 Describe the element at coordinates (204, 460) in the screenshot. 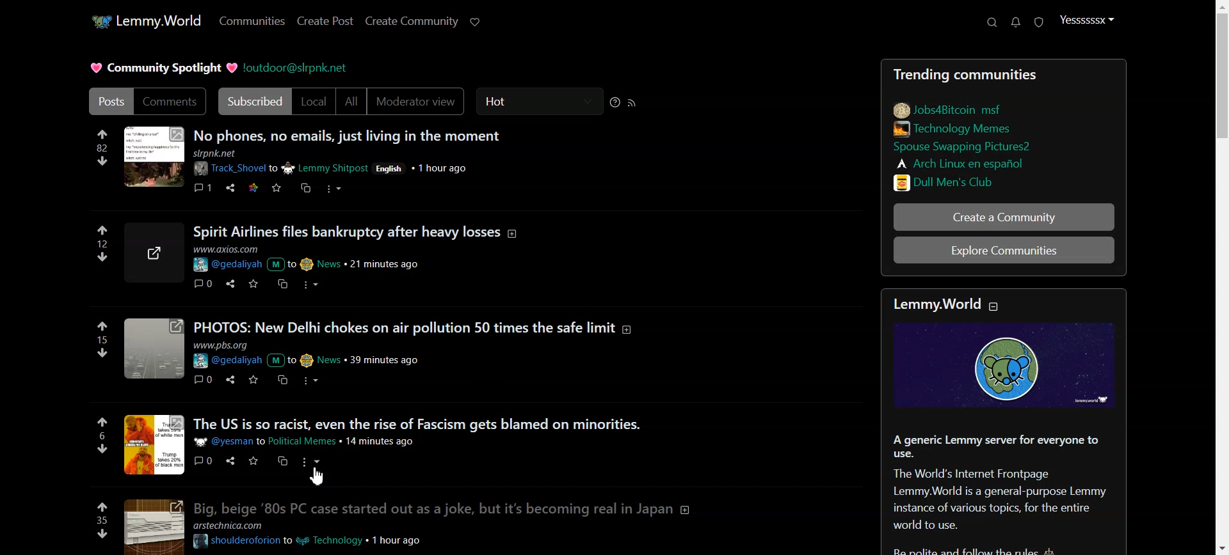

I see `comments` at that location.